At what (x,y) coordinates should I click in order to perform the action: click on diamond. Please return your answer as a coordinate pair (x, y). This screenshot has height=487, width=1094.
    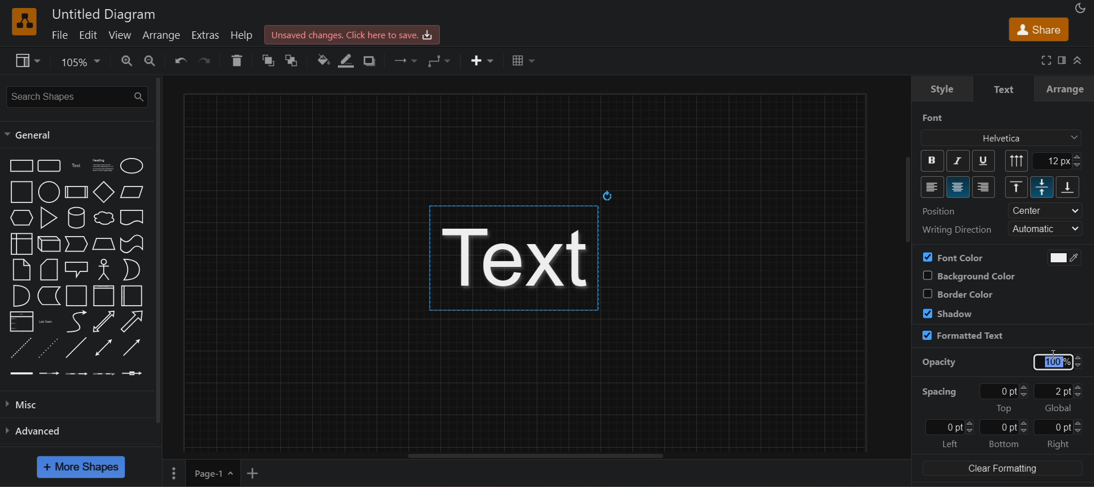
    Looking at the image, I should click on (104, 192).